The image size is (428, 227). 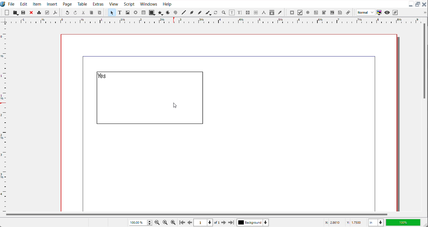 I want to click on Image Frame, so click(x=128, y=12).